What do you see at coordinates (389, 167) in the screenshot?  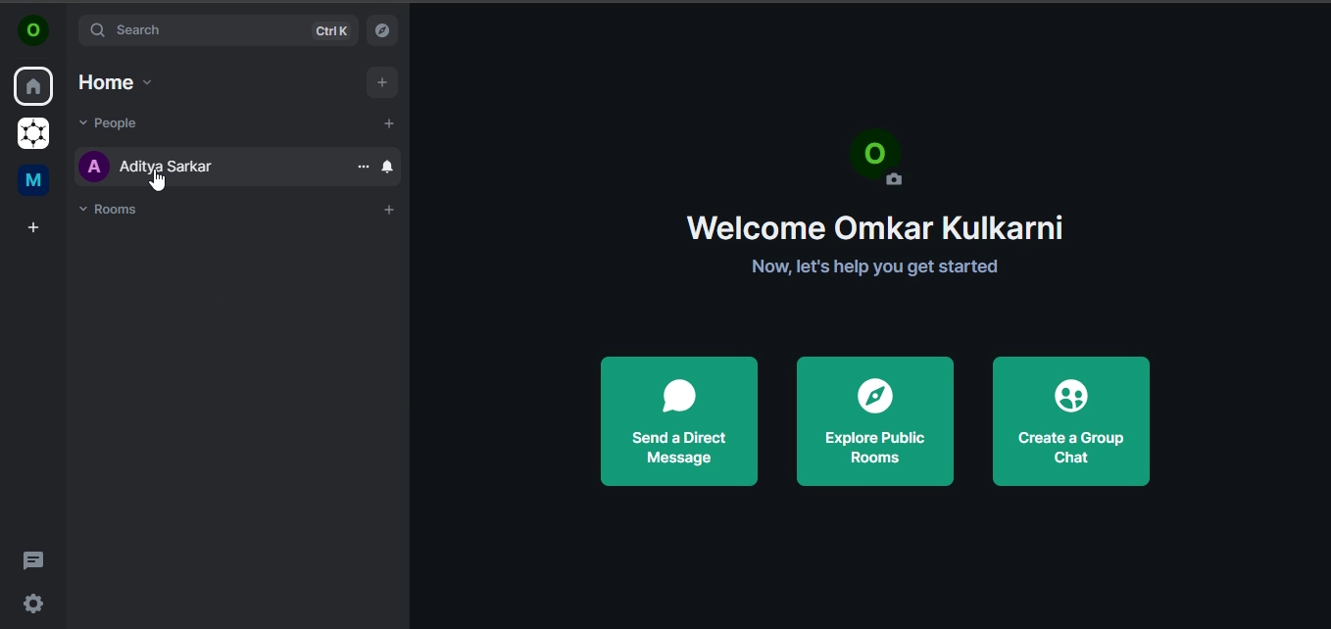 I see `notifications` at bounding box center [389, 167].